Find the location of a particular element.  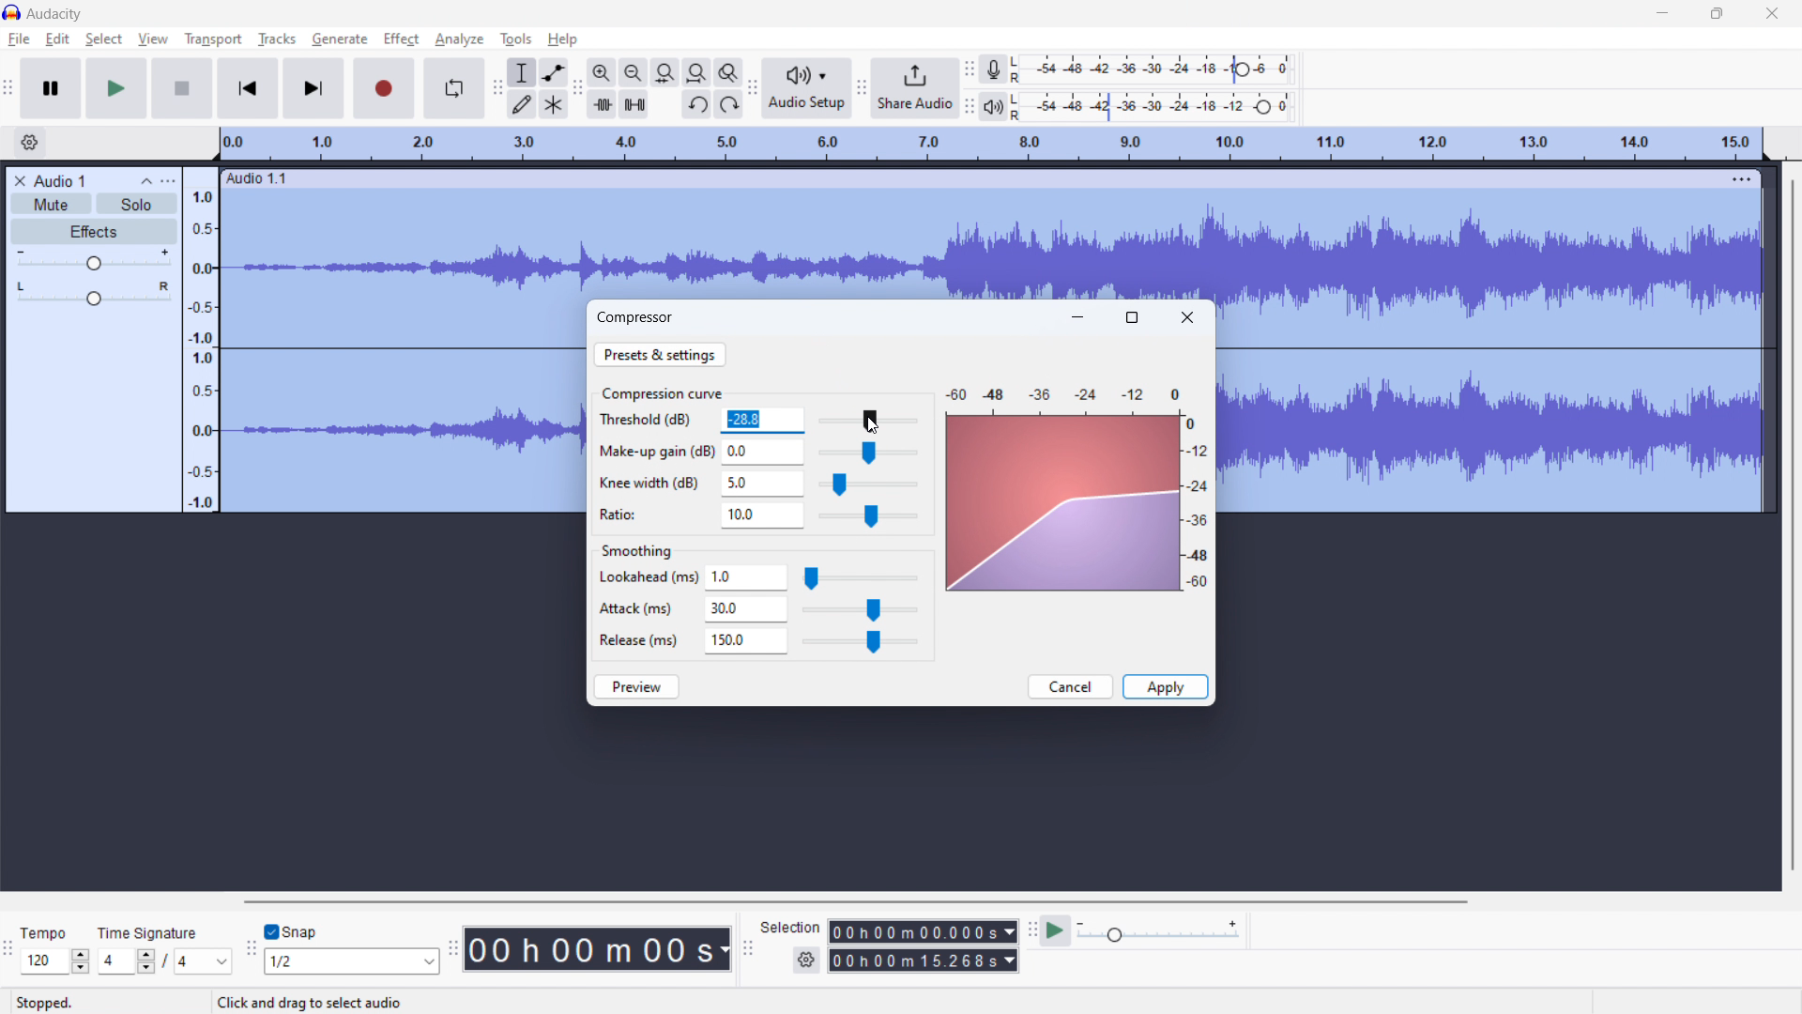

-60 -48 -36 24 -12 0 (Curve x-axis) is located at coordinates (1057, 389).